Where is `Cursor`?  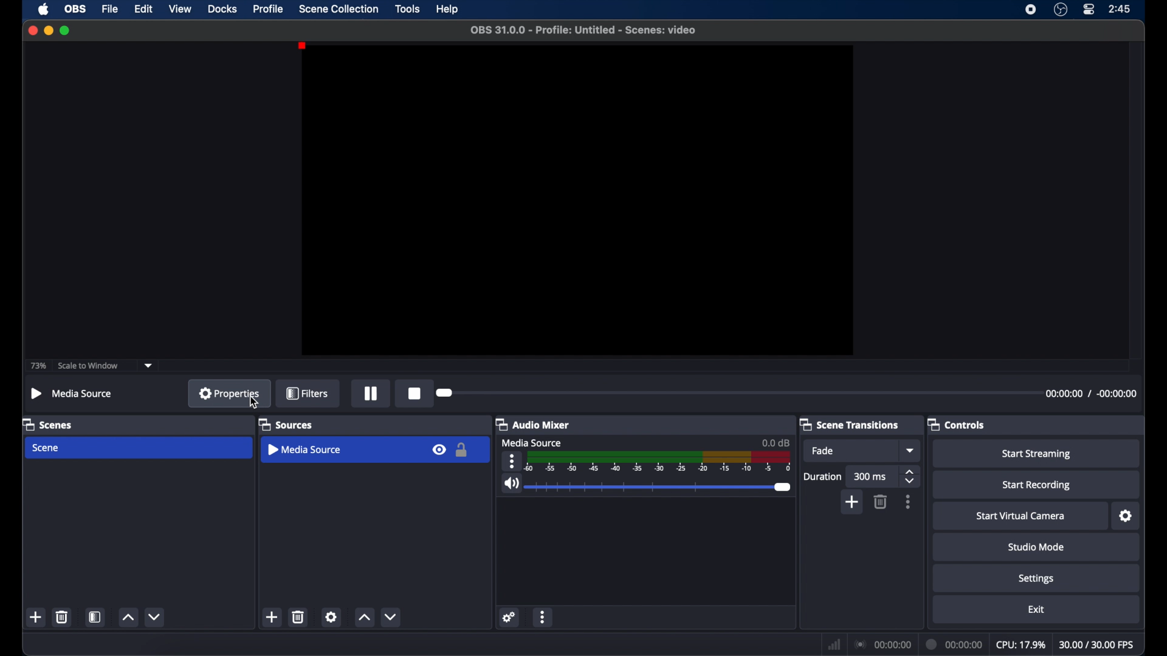
Cursor is located at coordinates (249, 403).